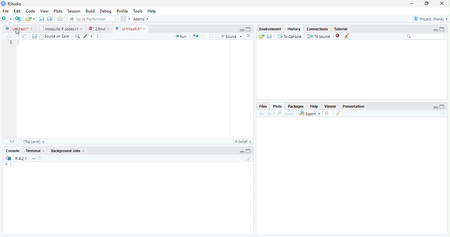 The image size is (450, 237). Describe the element at coordinates (88, 36) in the screenshot. I see `Code ` at that location.